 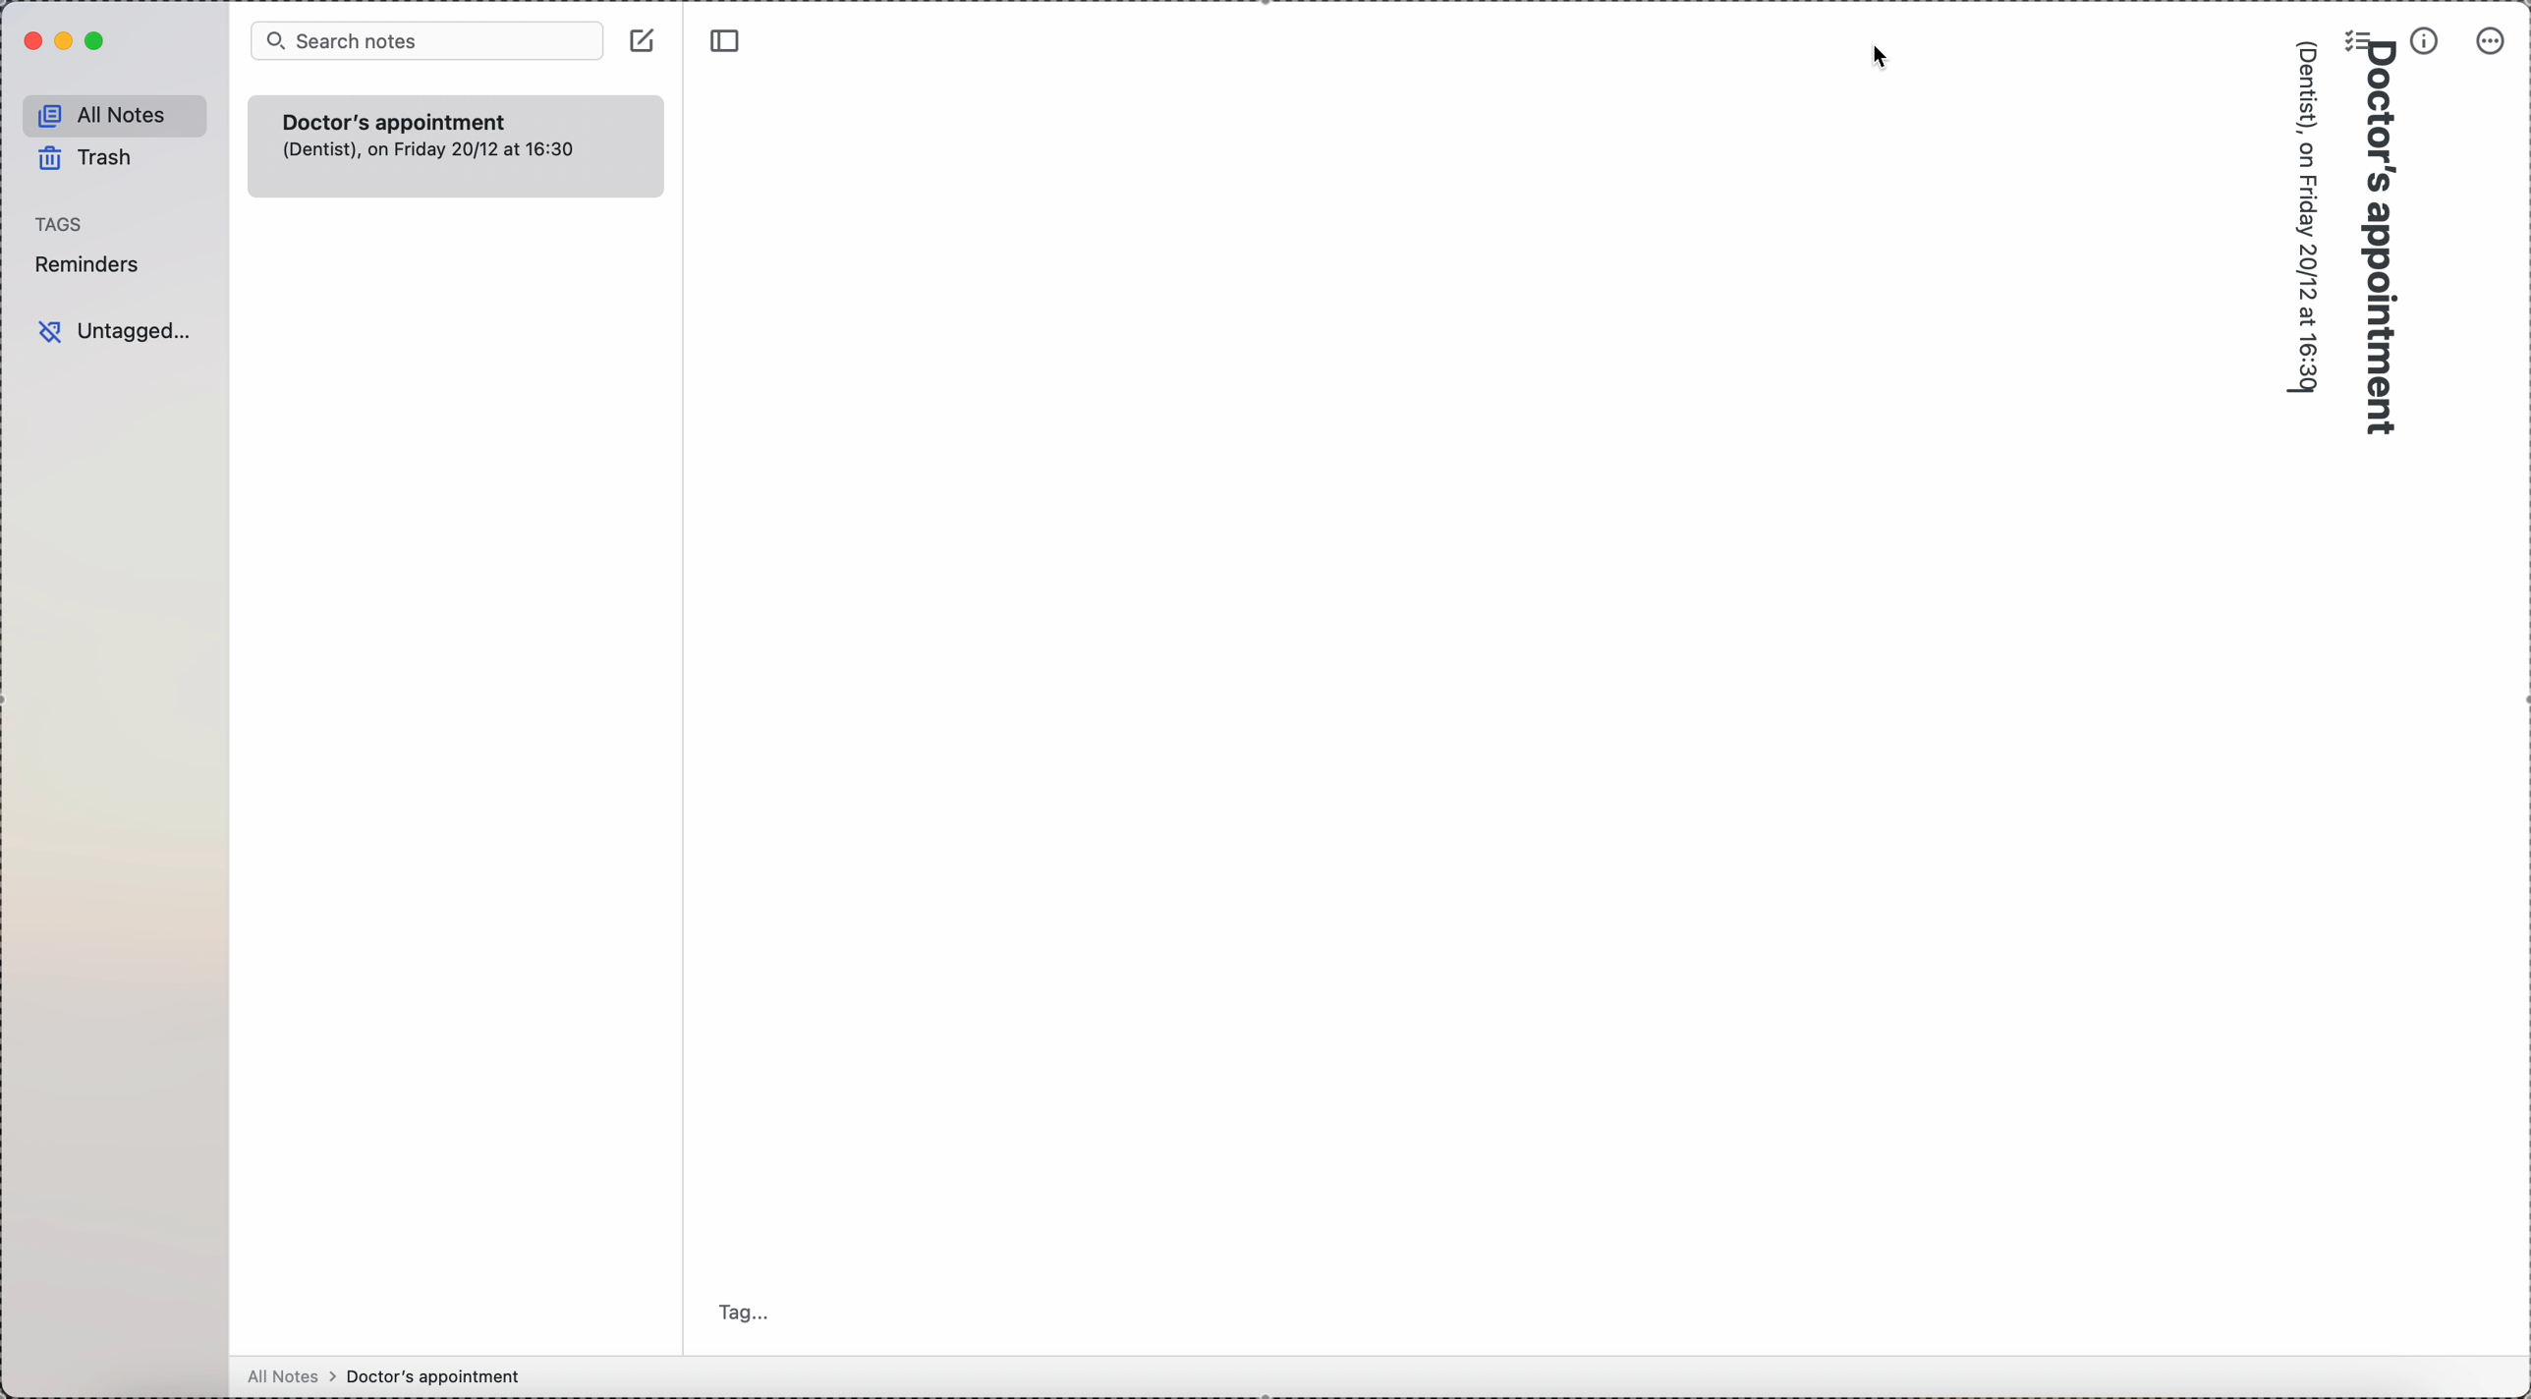 What do you see at coordinates (84, 159) in the screenshot?
I see `trash` at bounding box center [84, 159].